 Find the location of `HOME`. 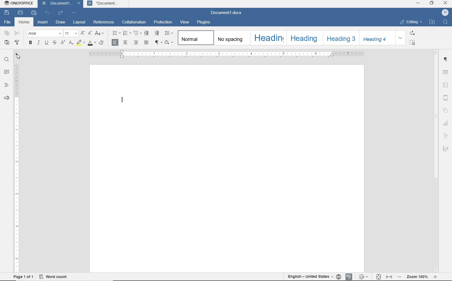

HOME is located at coordinates (25, 23).